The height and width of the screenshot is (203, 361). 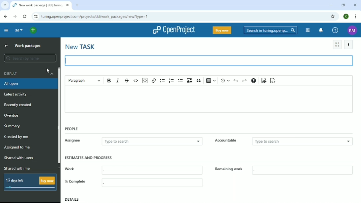 What do you see at coordinates (36, 30) in the screenshot?
I see `Open quick add menu` at bounding box center [36, 30].